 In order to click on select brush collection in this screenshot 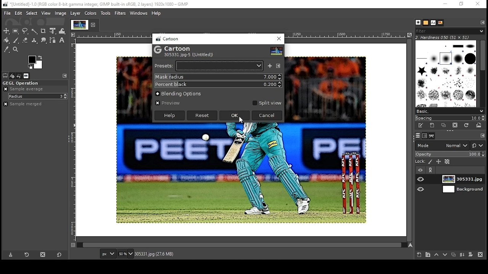, I will do `click(449, 111)`.